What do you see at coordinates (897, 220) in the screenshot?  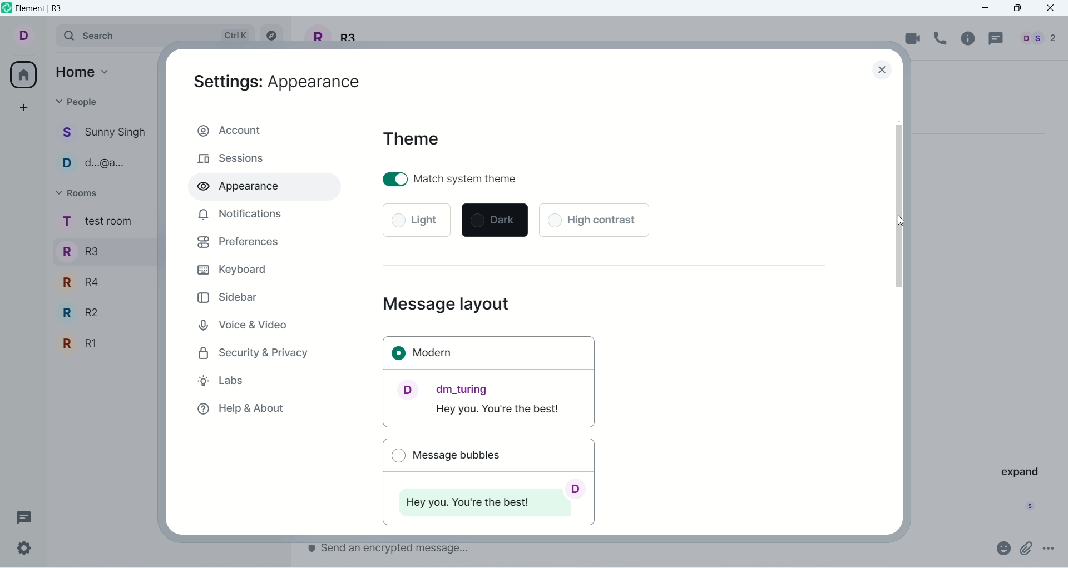 I see `cursor` at bounding box center [897, 220].